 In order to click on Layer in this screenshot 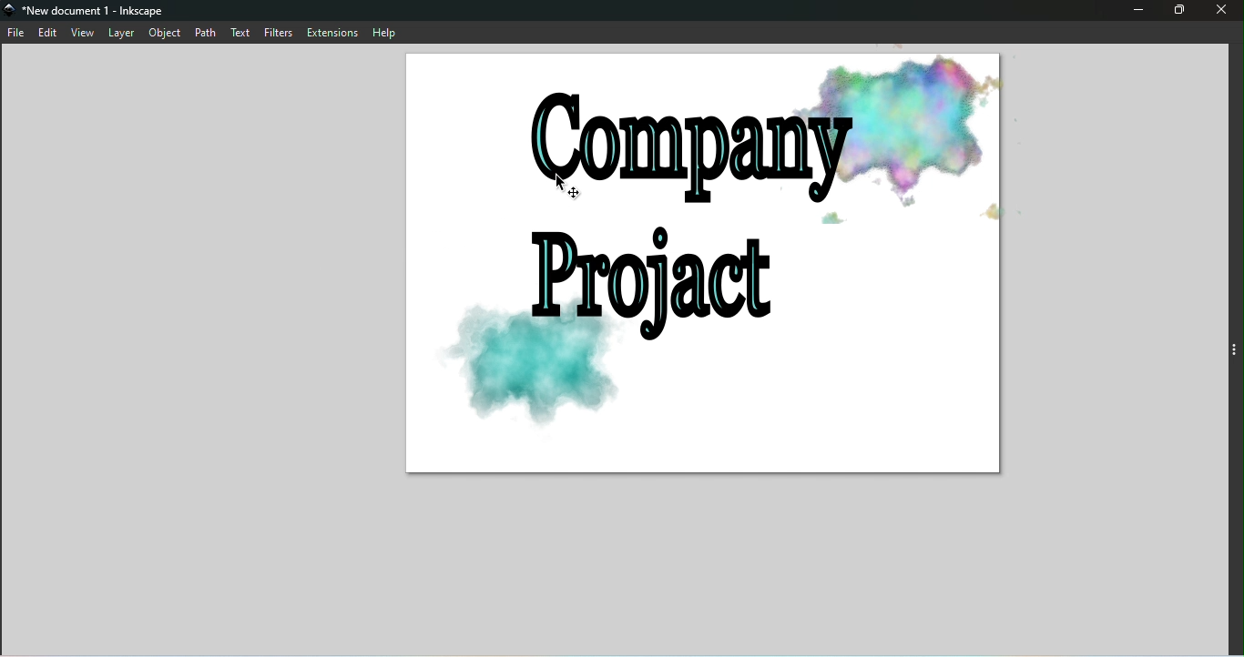, I will do `click(121, 34)`.